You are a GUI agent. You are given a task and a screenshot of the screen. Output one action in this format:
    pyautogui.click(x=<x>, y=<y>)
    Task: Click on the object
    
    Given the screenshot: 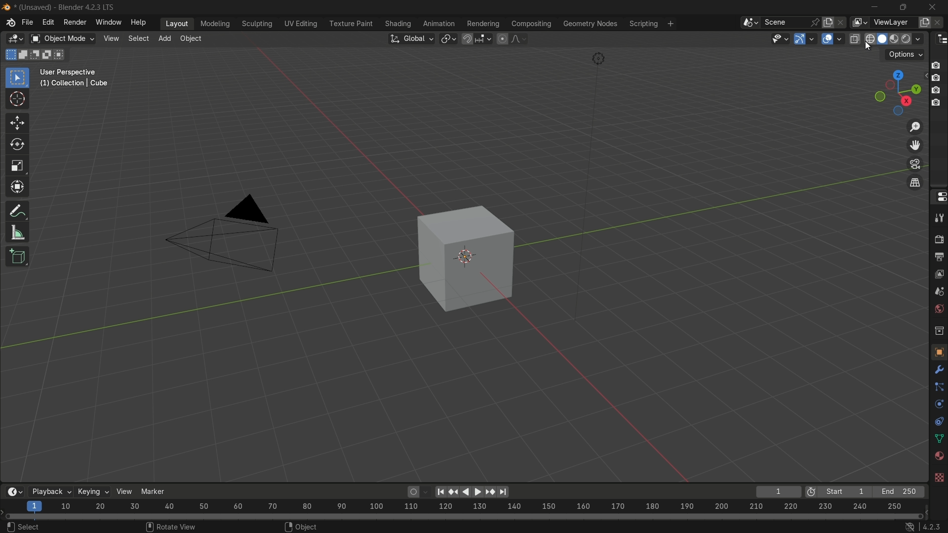 What is the action you would take?
    pyautogui.click(x=939, y=349)
    